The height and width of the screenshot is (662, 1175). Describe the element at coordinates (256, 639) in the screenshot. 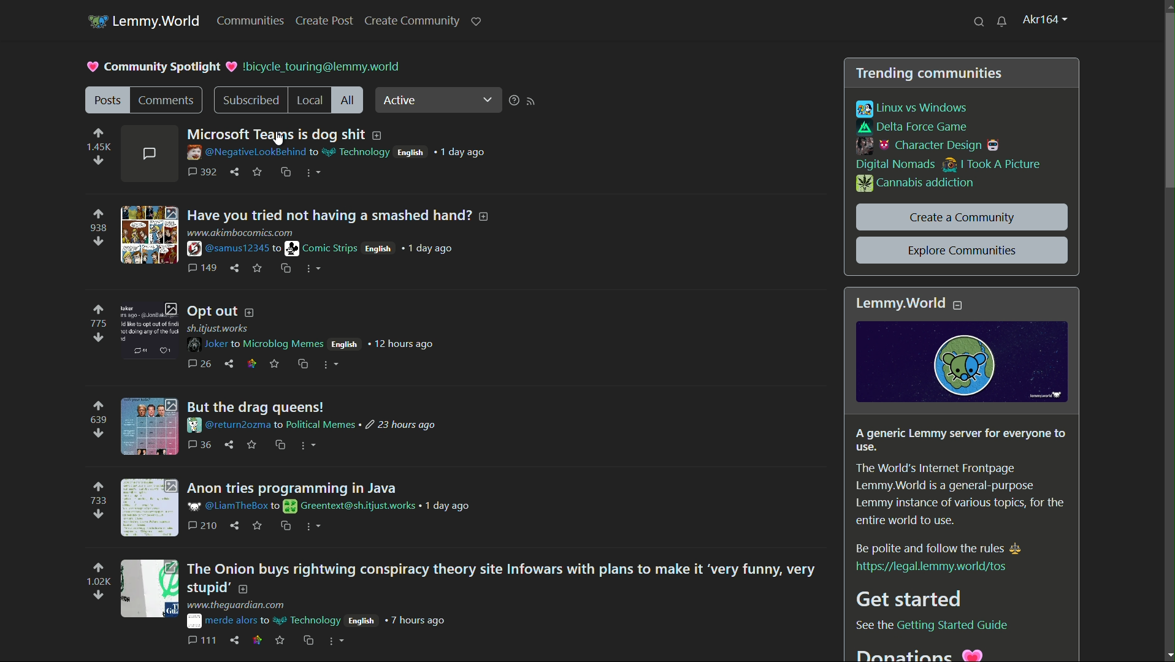

I see `link` at that location.